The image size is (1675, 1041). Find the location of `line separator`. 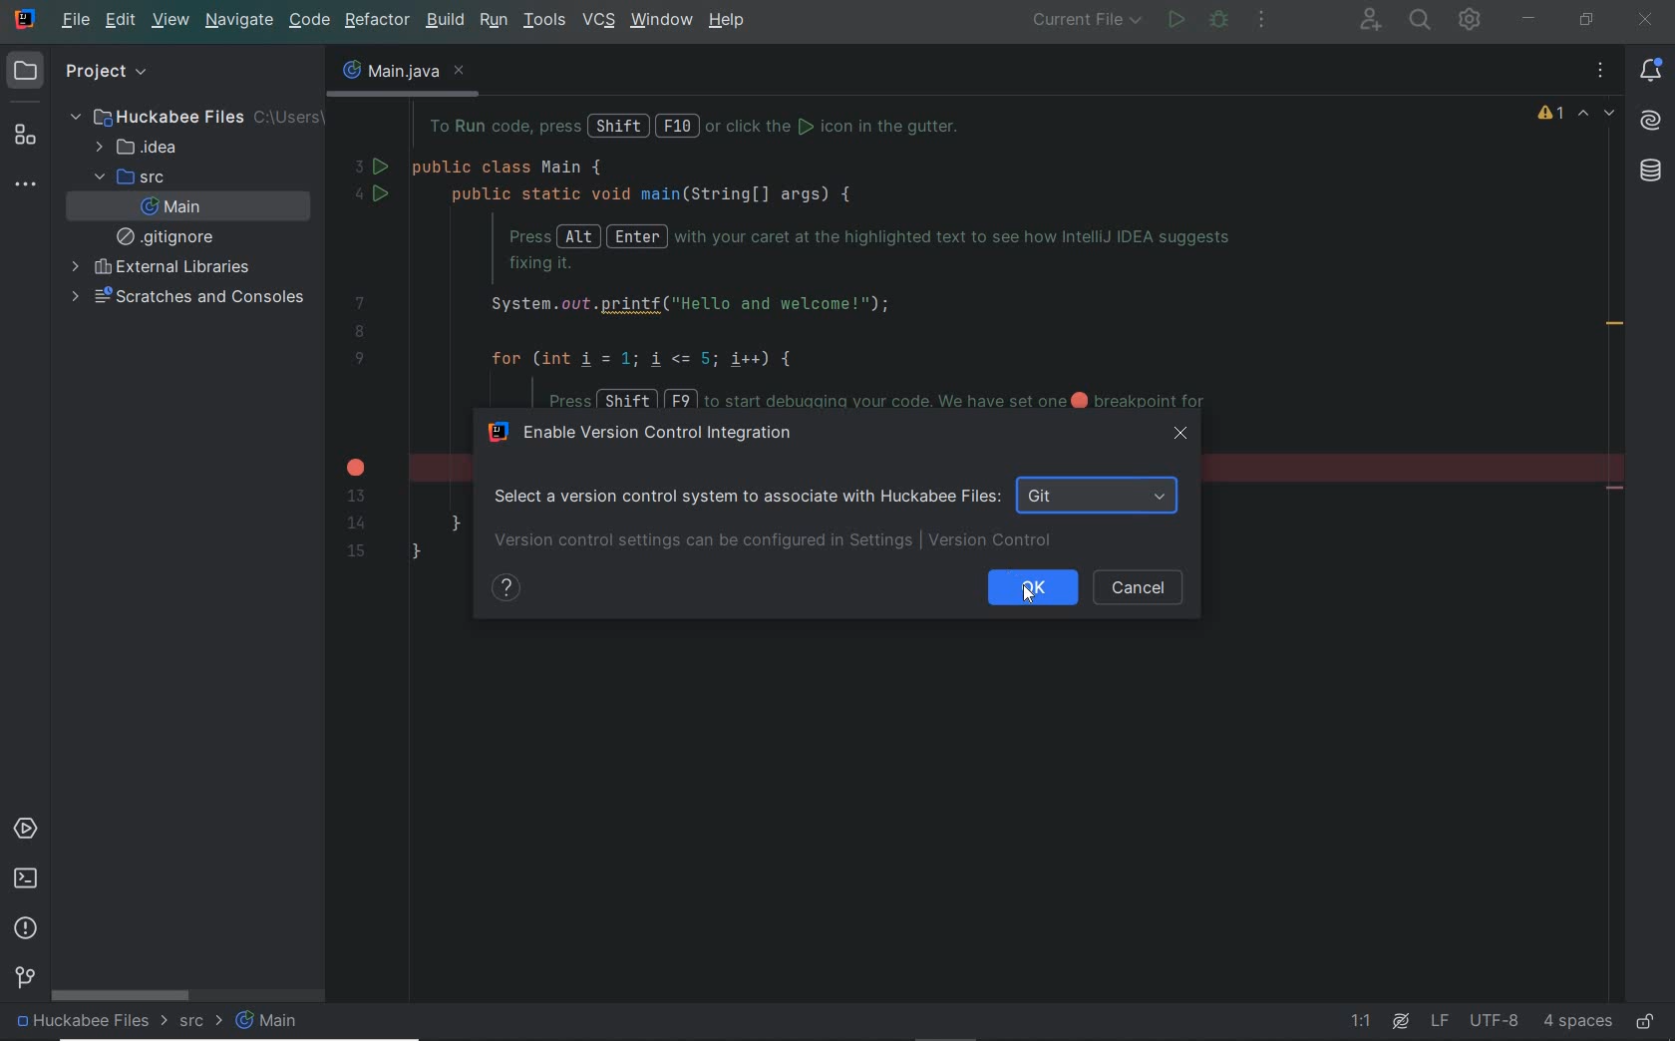

line separator is located at coordinates (1440, 1022).